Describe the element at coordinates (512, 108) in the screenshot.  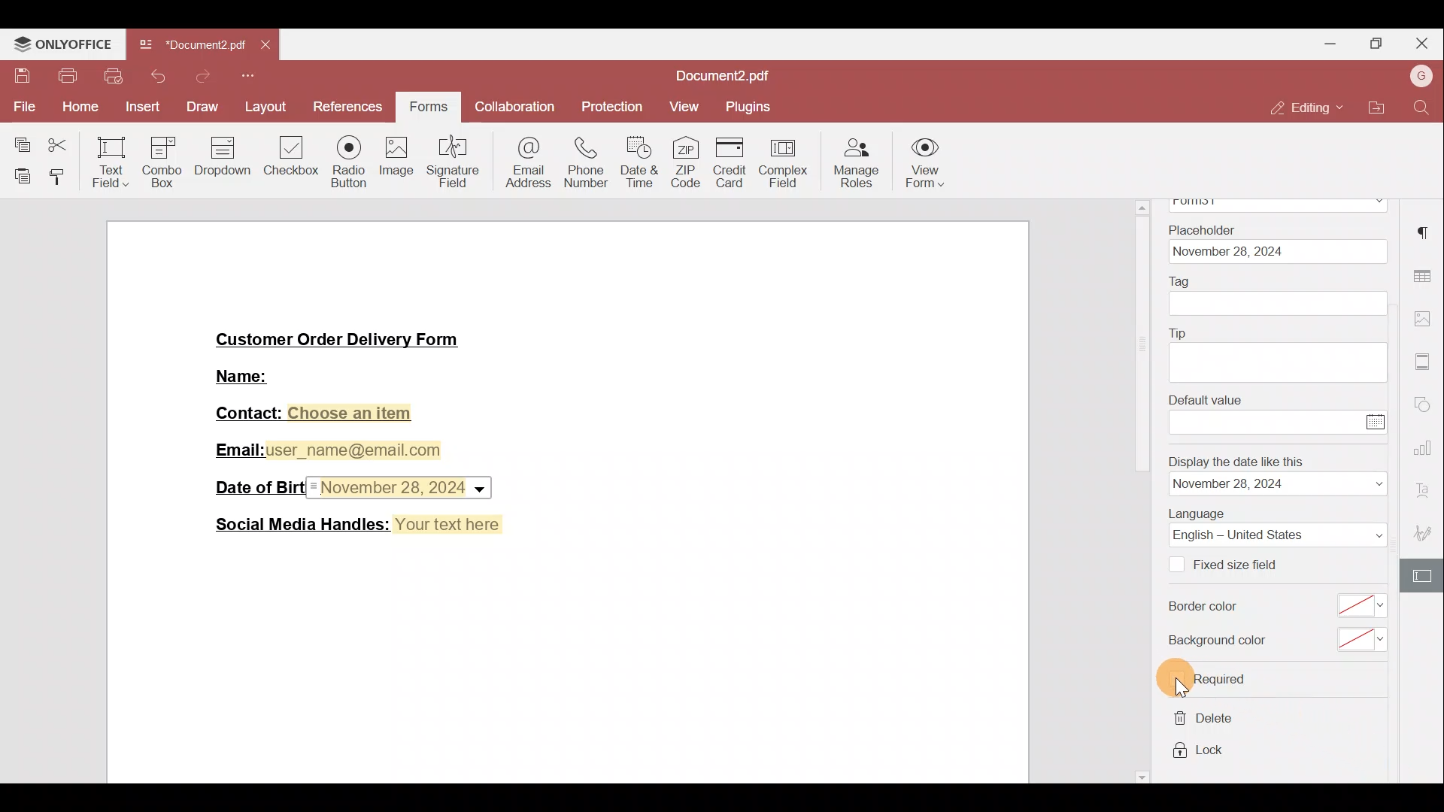
I see `Collaboration` at that location.